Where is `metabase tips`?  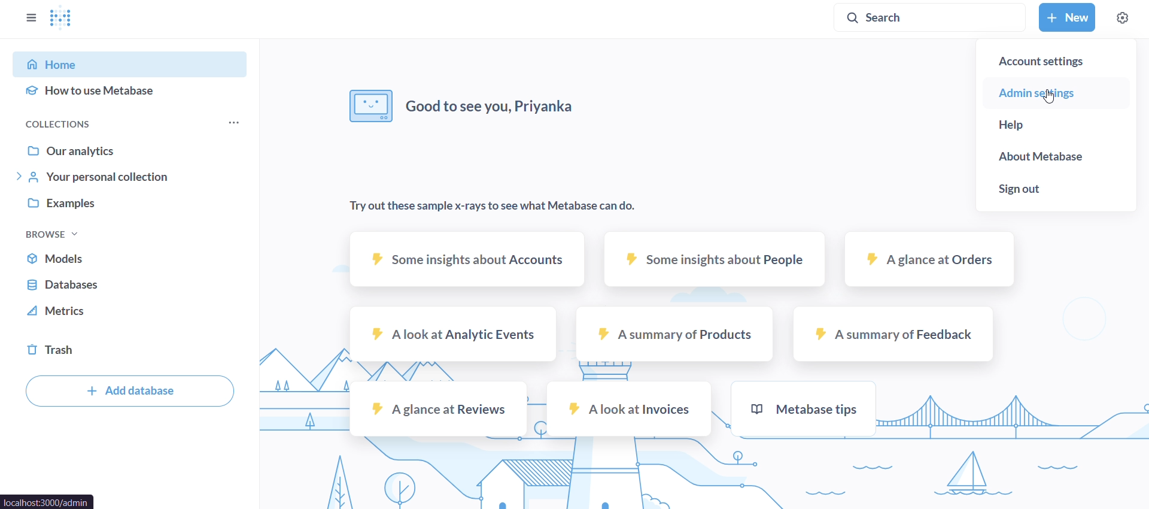 metabase tips is located at coordinates (801, 407).